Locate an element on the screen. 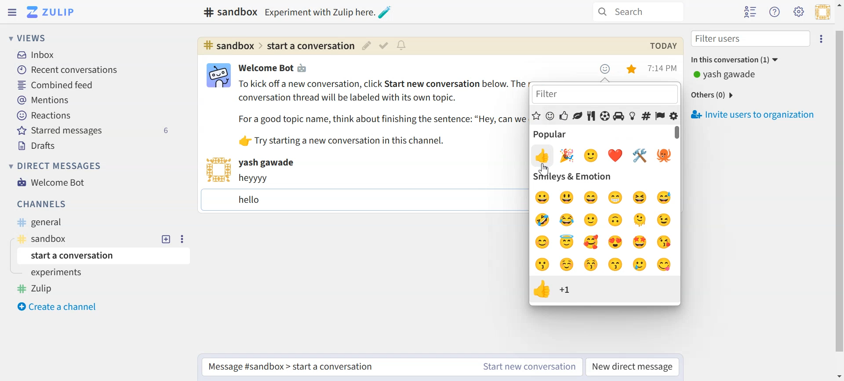 This screenshot has width=844, height=381. Invite users to organization is located at coordinates (755, 115).